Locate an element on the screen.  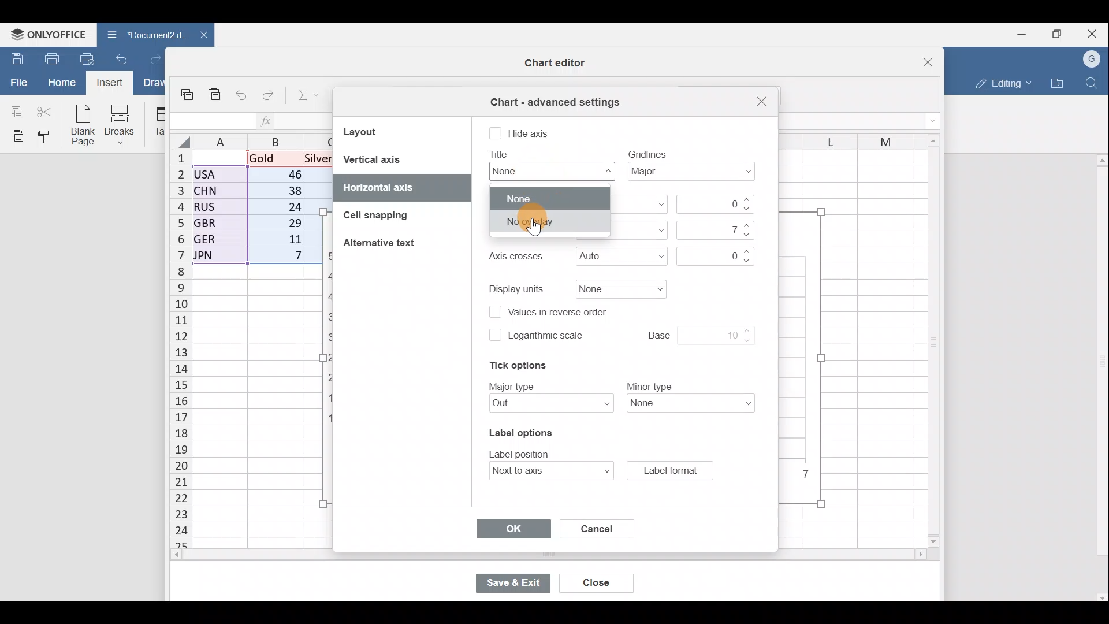
Redo is located at coordinates (154, 56).